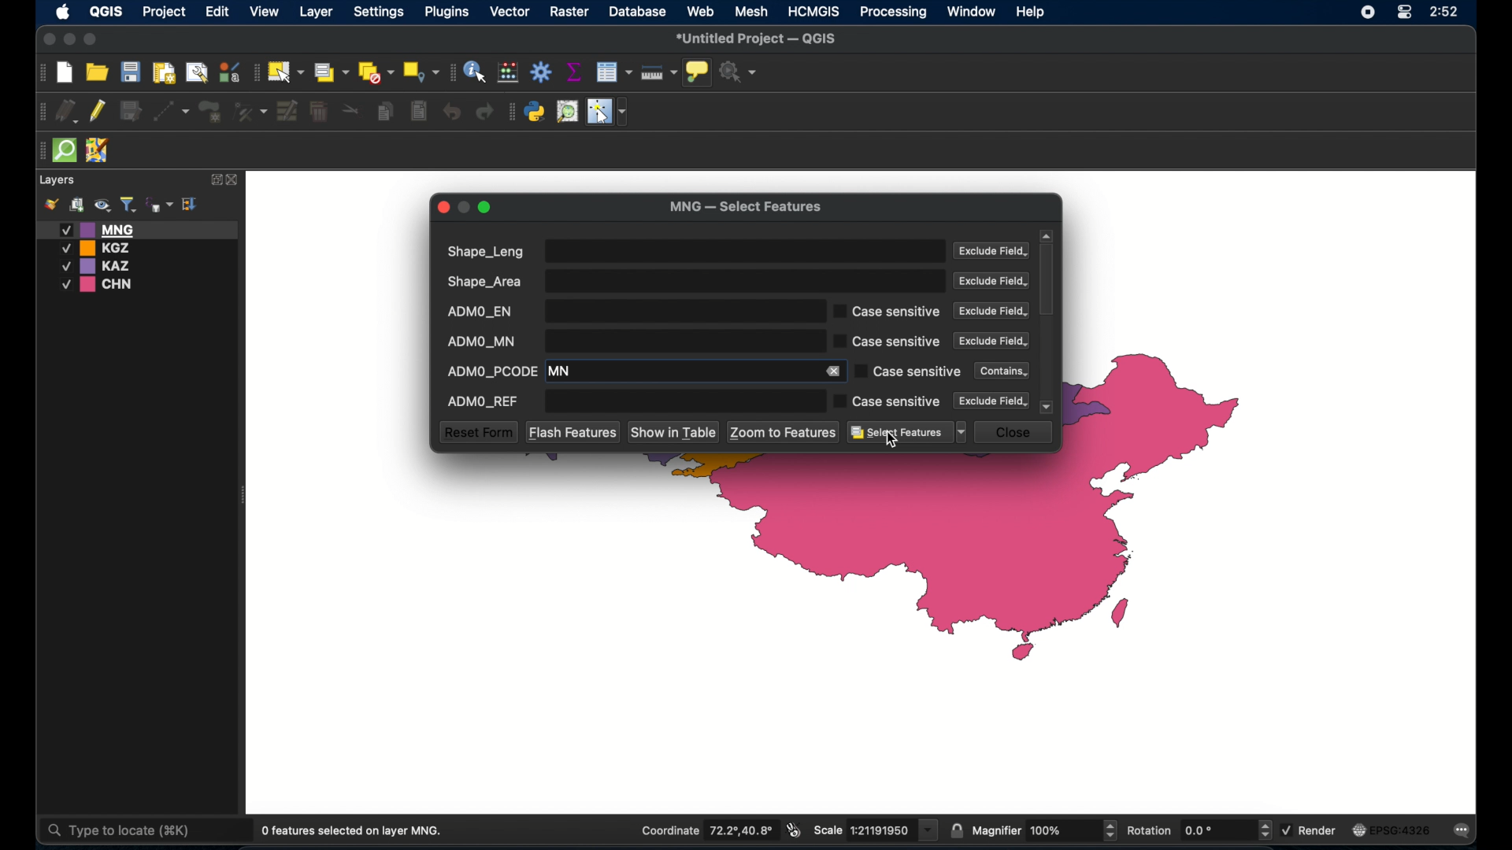  Describe the element at coordinates (795, 830) in the screenshot. I see `toggle extents and mouse display position` at that location.